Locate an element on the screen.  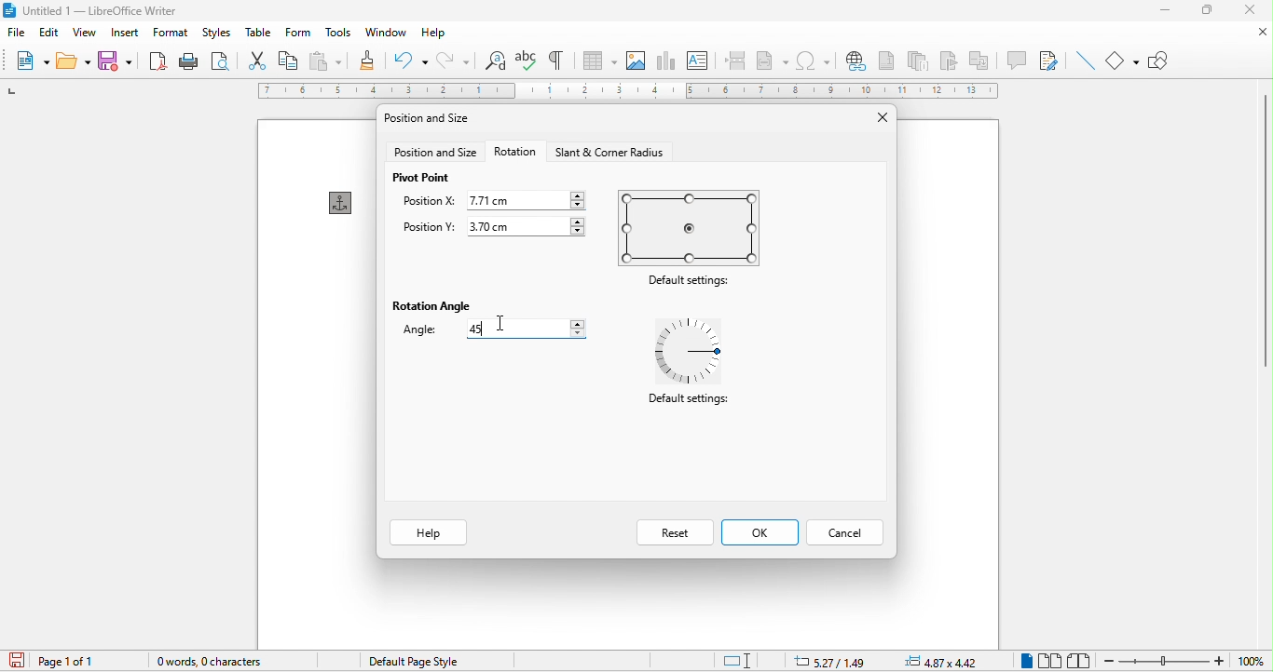
clone formatting is located at coordinates (365, 61).